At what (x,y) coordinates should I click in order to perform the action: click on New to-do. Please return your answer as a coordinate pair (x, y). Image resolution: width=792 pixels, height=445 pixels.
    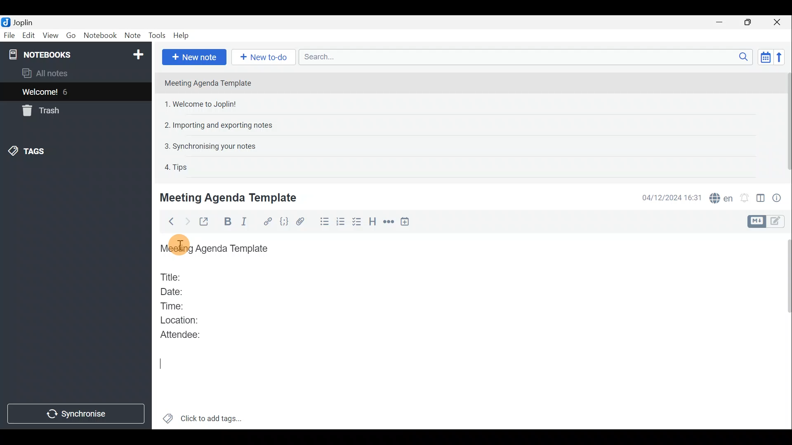
    Looking at the image, I should click on (262, 57).